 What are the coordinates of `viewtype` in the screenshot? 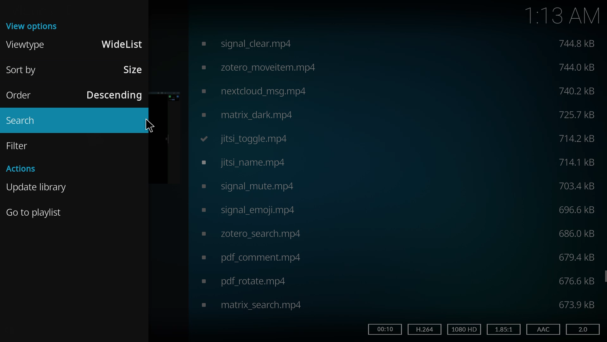 It's located at (28, 45).